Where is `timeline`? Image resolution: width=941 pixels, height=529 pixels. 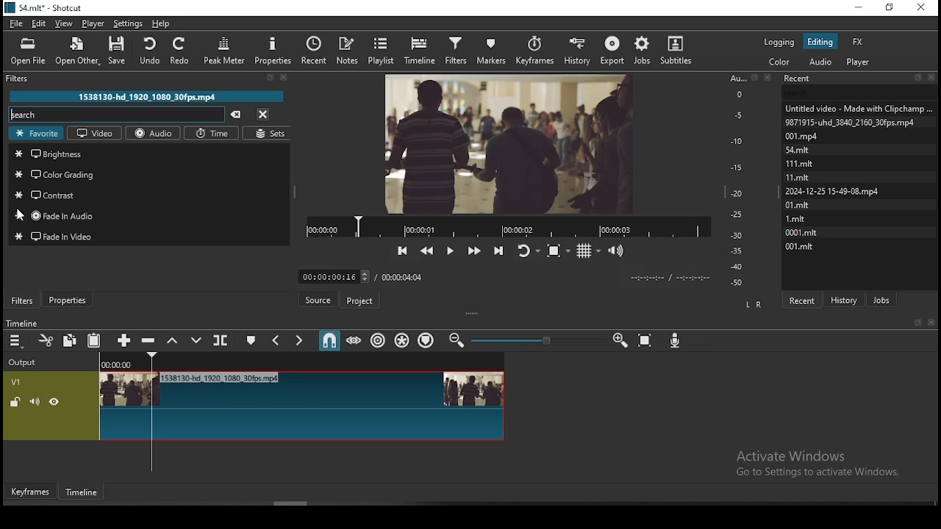
timeline is located at coordinates (422, 48).